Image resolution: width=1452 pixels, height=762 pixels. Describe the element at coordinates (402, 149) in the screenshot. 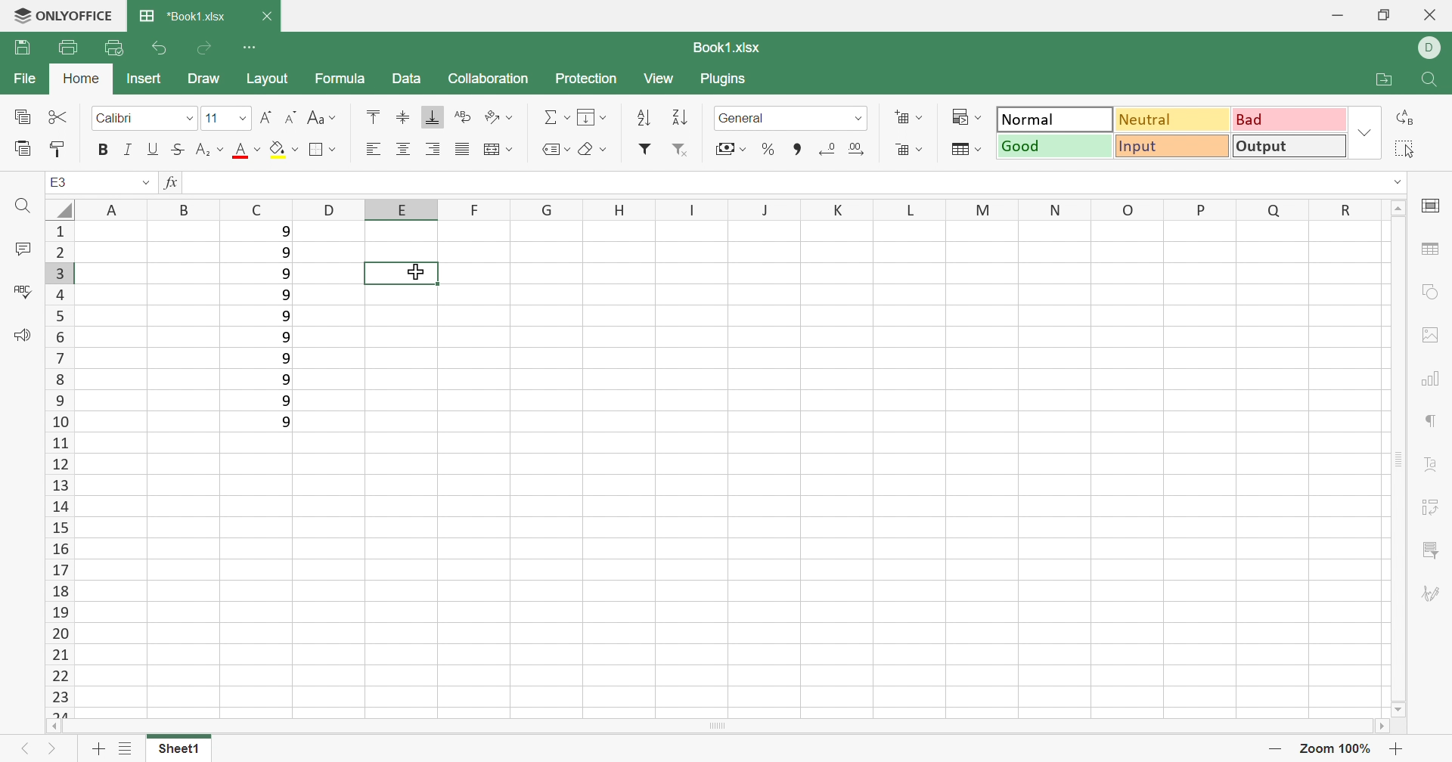

I see `Align Center` at that location.